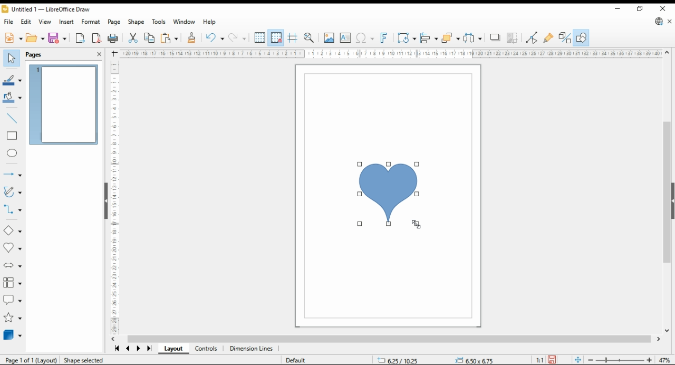  What do you see at coordinates (664, 359) in the screenshot?
I see `zoom factor` at bounding box center [664, 359].